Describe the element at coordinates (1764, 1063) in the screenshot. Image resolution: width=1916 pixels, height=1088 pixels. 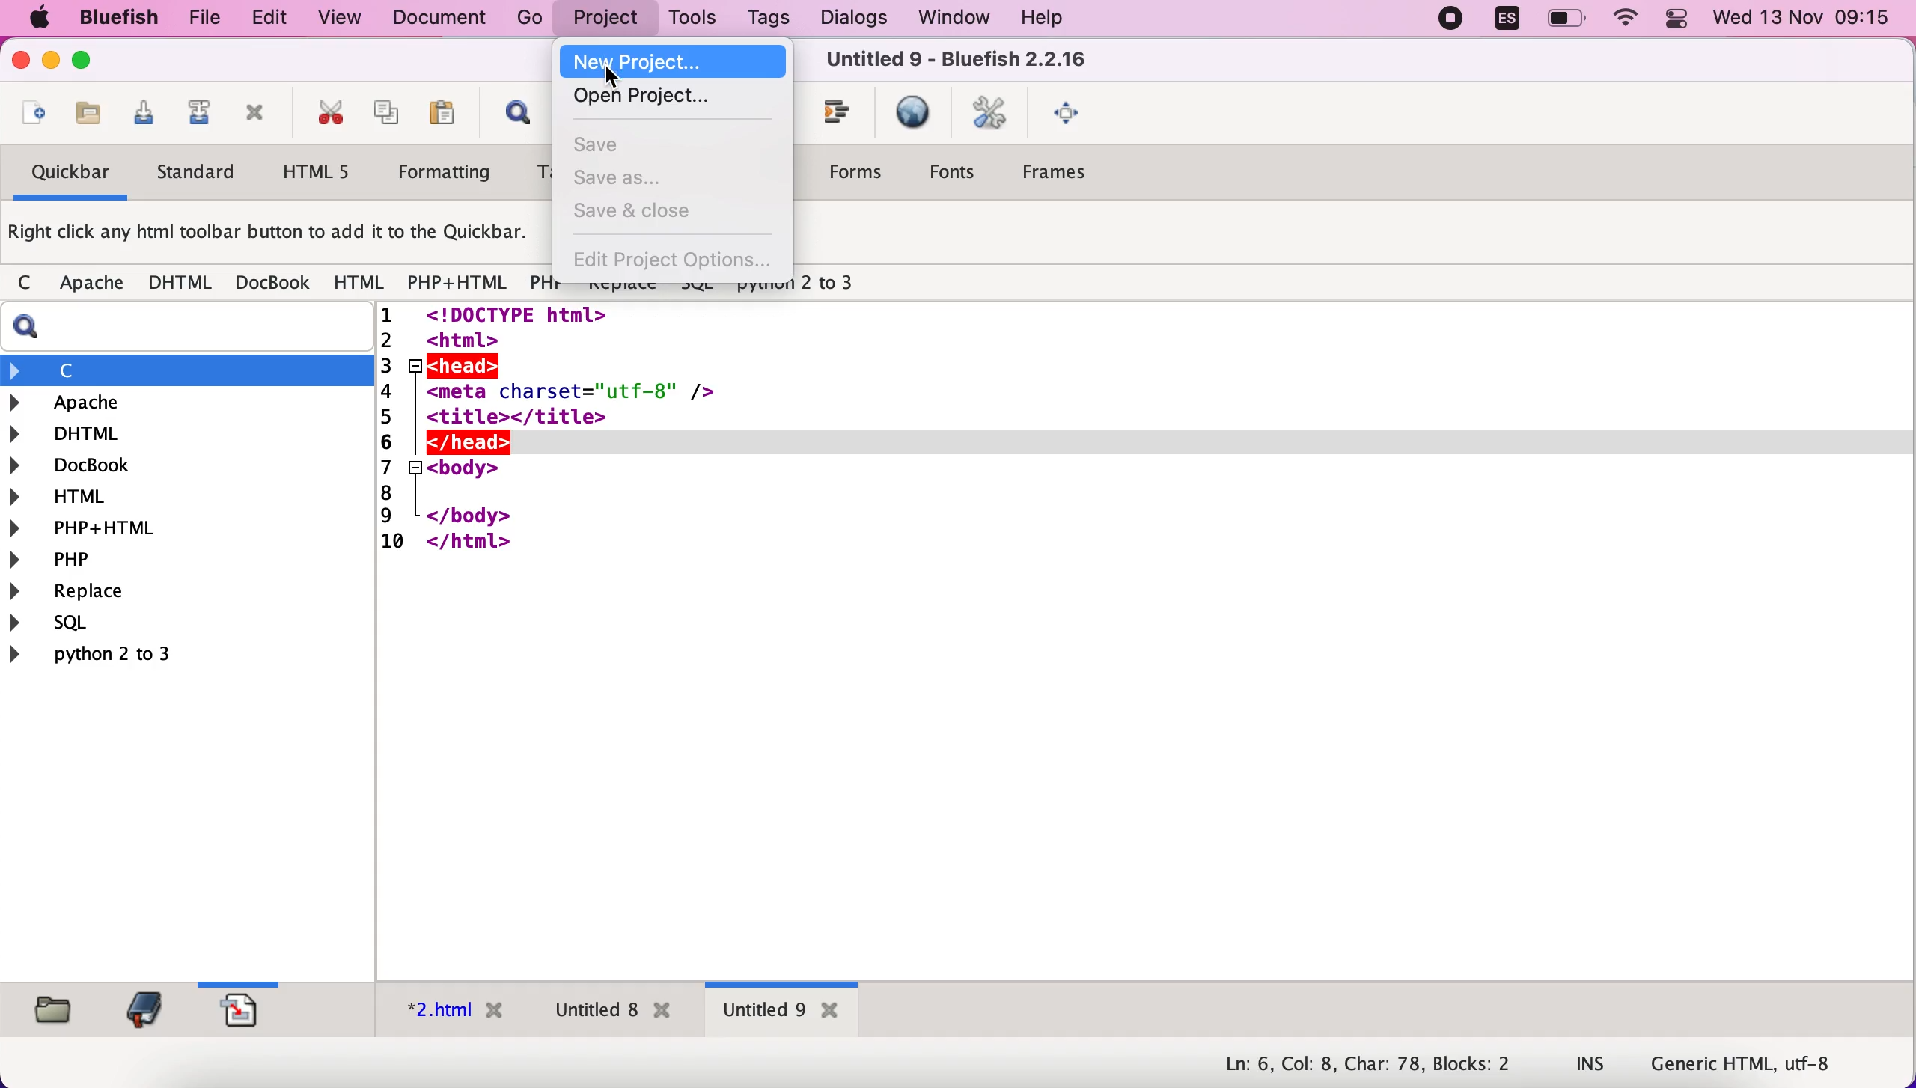
I see `generic html` at that location.